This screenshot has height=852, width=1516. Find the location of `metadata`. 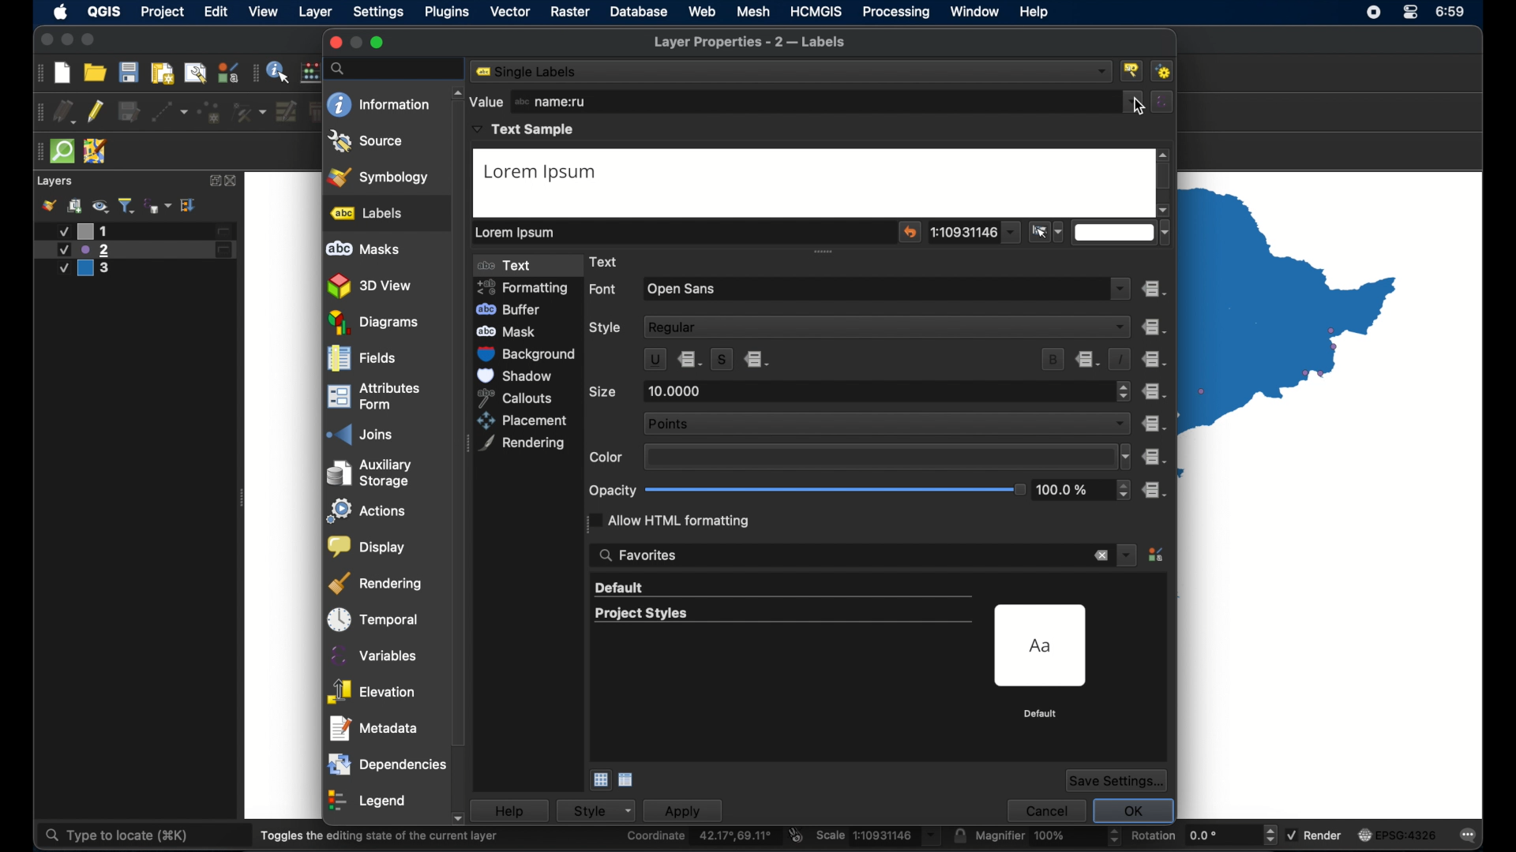

metadata is located at coordinates (374, 724).